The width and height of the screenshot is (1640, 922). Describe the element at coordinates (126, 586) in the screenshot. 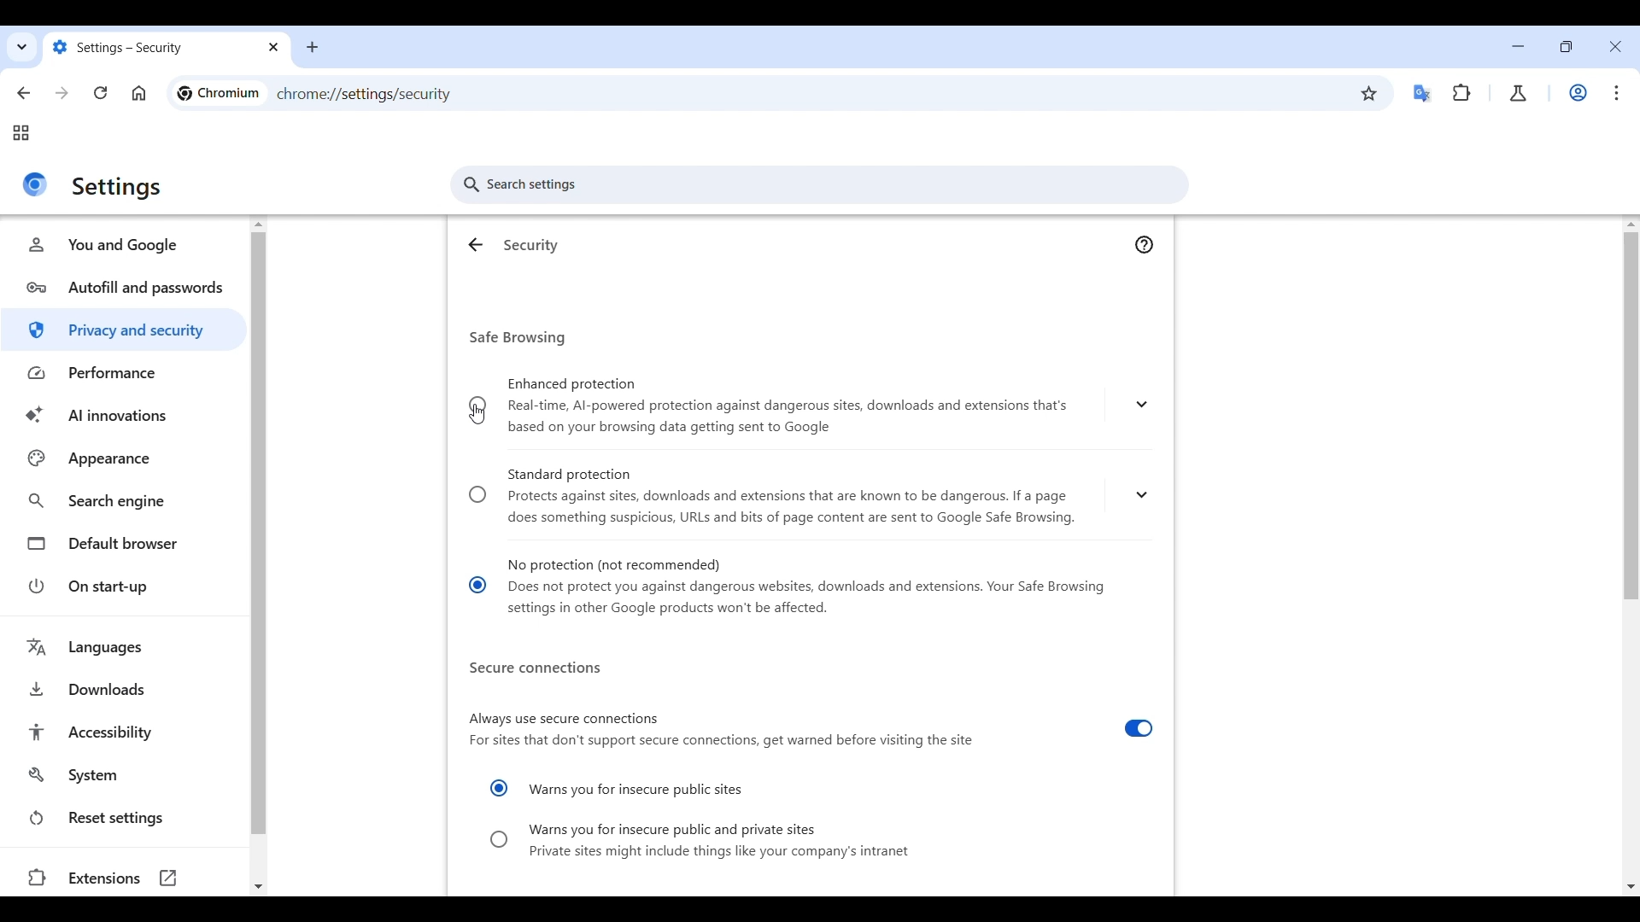

I see `On start-up` at that location.